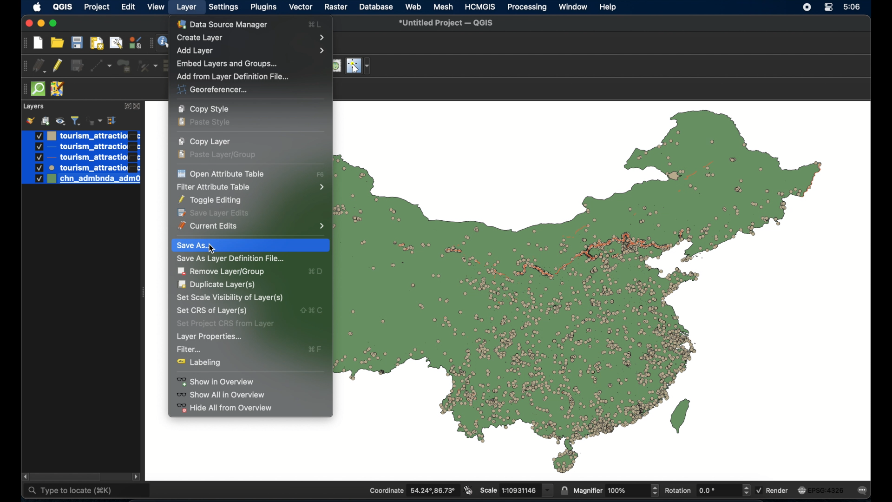  What do you see at coordinates (76, 121) in the screenshot?
I see `filter legend` at bounding box center [76, 121].